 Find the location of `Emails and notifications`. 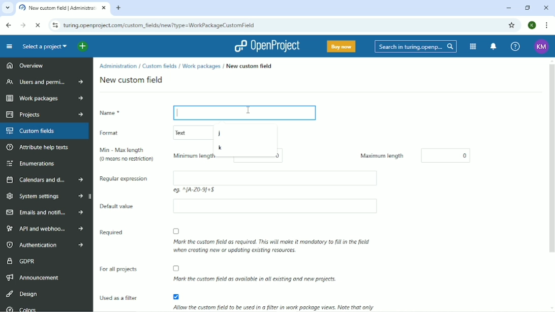

Emails and notifications is located at coordinates (44, 212).